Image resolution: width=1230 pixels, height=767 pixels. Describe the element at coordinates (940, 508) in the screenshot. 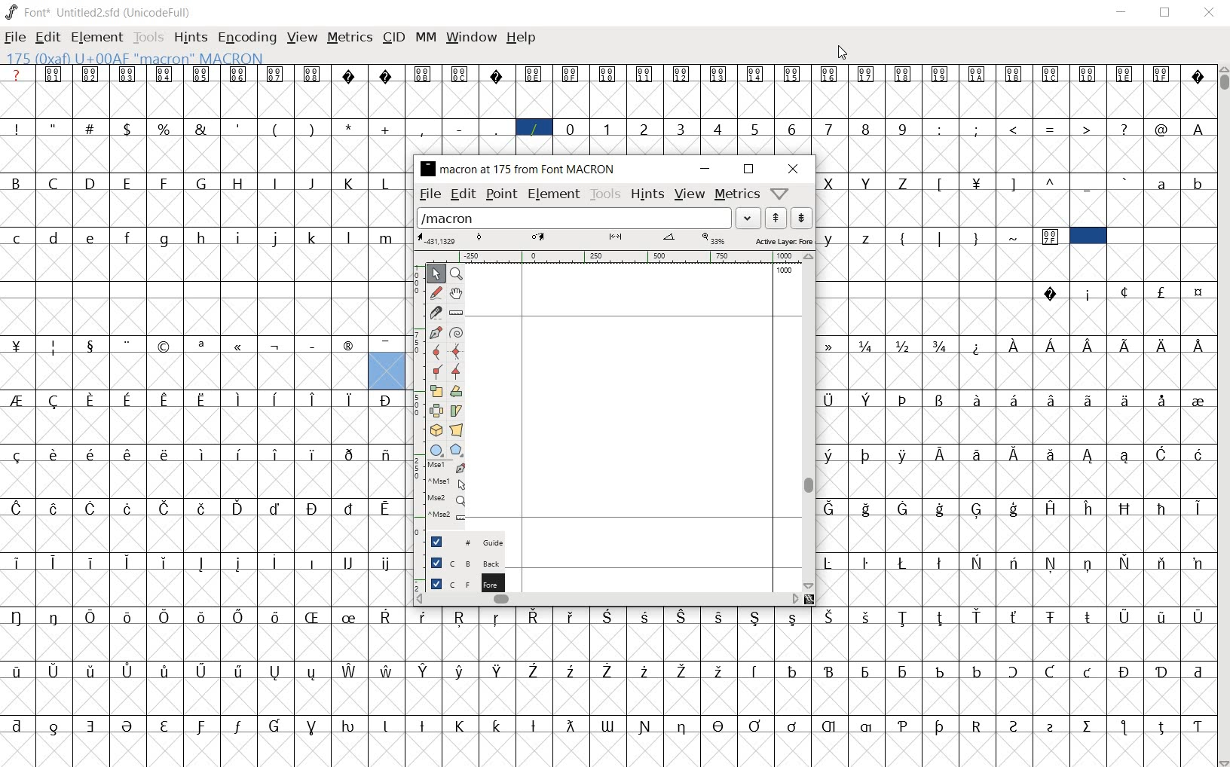

I see `Symbol` at that location.